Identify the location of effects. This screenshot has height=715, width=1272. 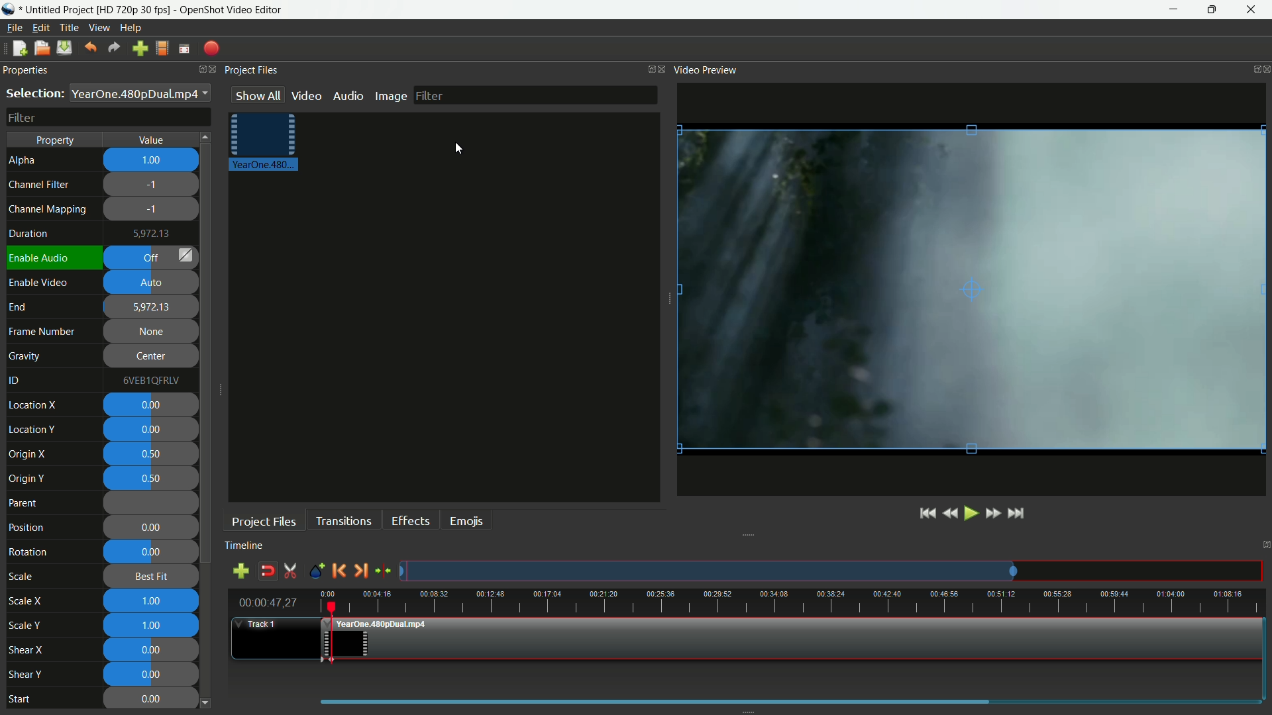
(408, 520).